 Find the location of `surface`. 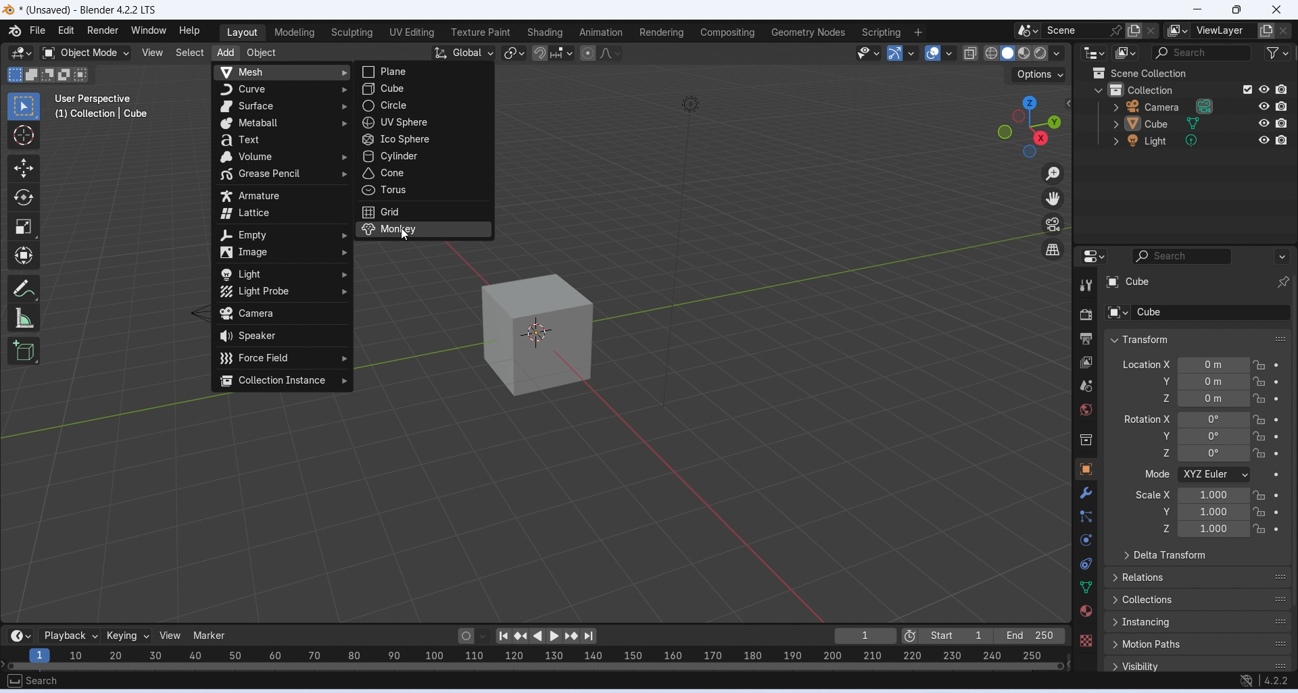

surface is located at coordinates (283, 107).